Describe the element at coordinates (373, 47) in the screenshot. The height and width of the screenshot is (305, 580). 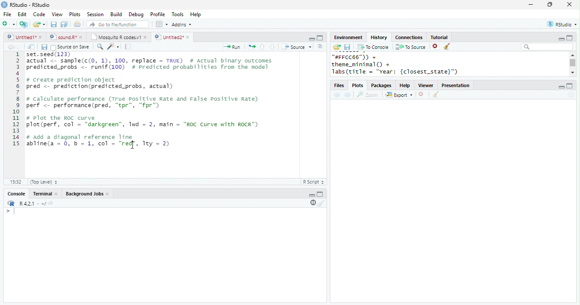
I see `To console` at that location.